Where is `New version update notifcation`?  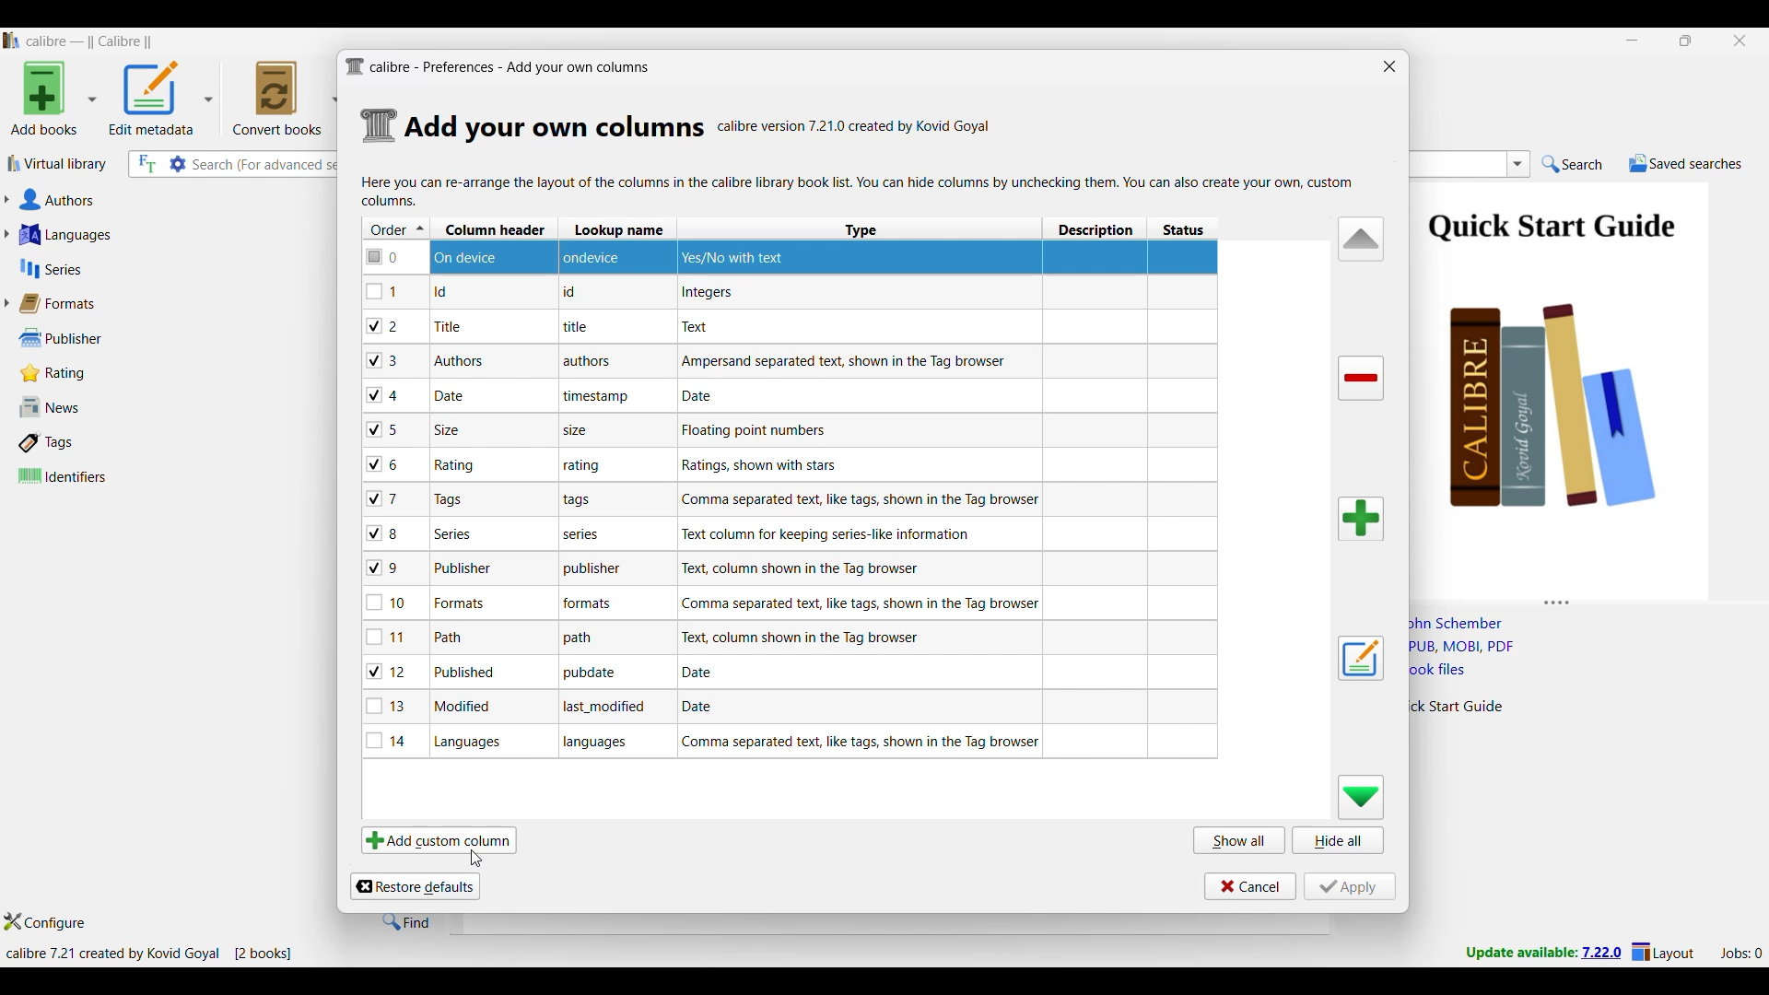
New version update notifcation is located at coordinates (1543, 952).